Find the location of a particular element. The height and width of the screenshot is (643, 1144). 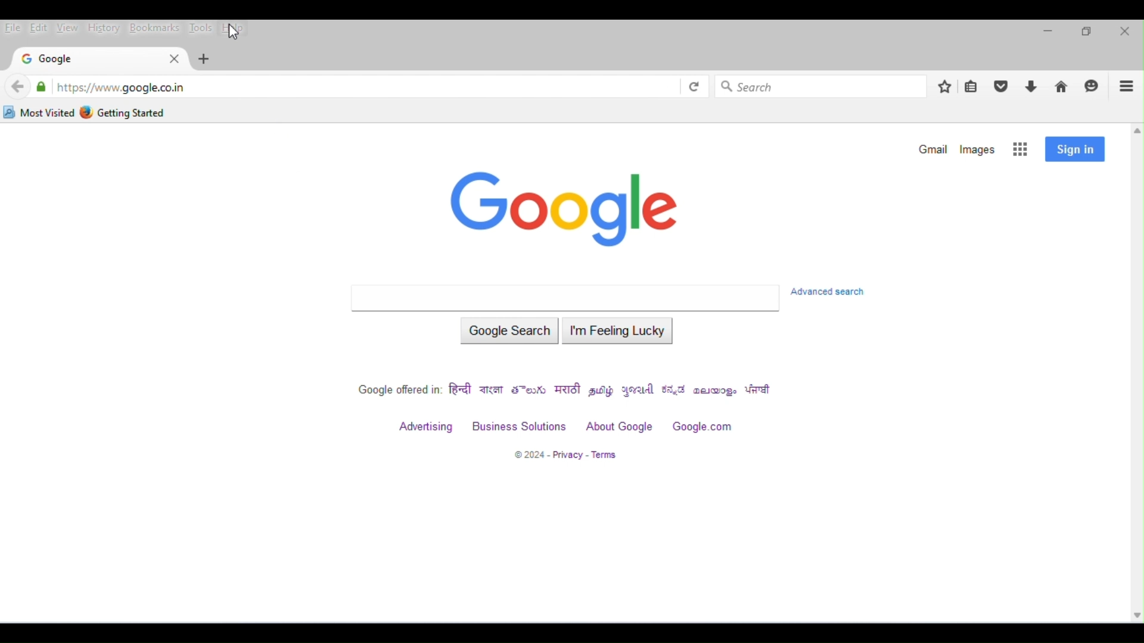

2024-privacy terms is located at coordinates (564, 455).